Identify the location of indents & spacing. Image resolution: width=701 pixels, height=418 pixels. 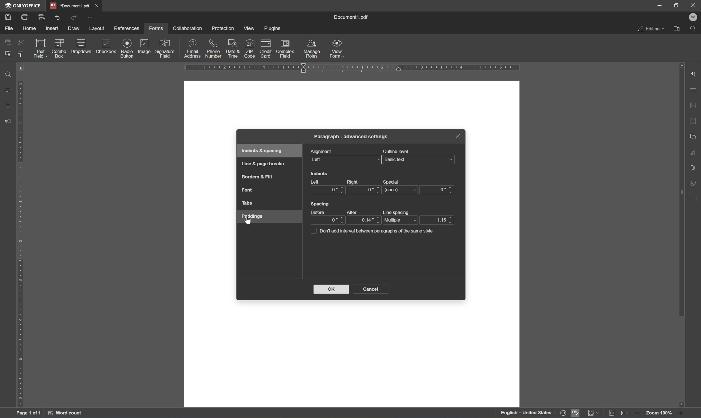
(262, 151).